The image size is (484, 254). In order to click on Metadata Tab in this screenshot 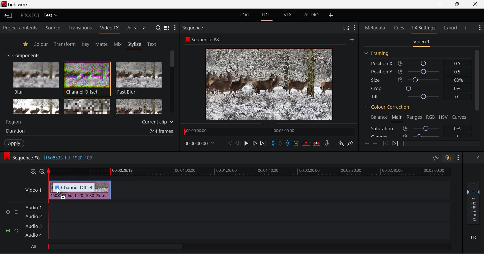, I will do `click(375, 28)`.